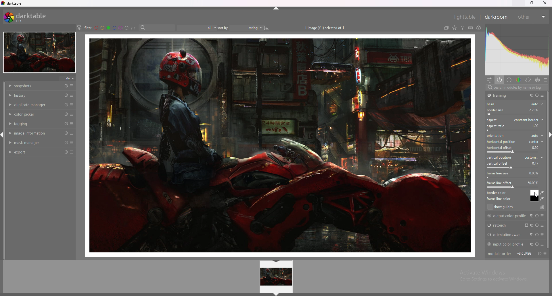  I want to click on border color, so click(534, 192).